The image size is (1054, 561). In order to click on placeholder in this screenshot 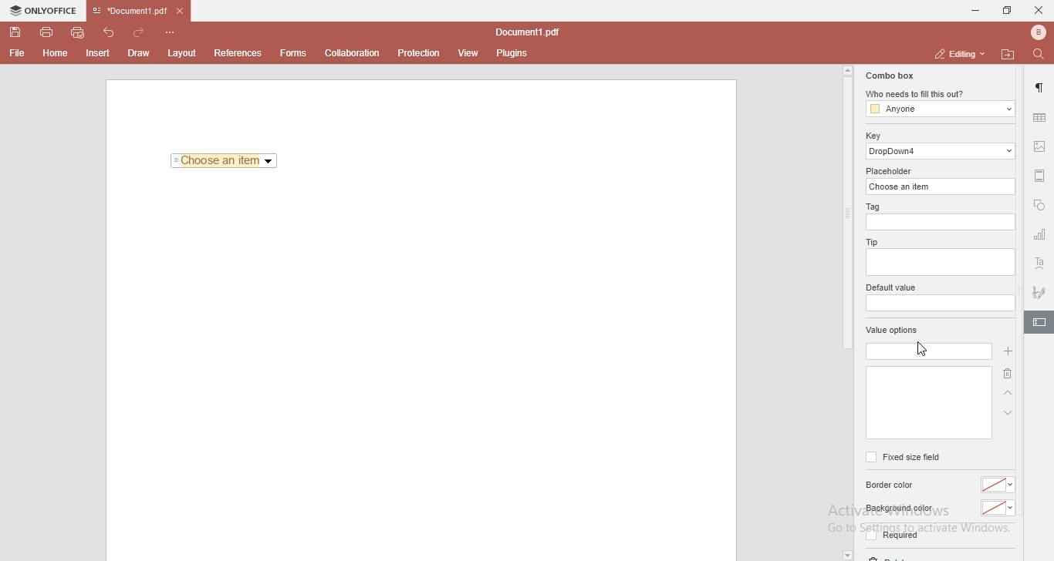, I will do `click(891, 171)`.